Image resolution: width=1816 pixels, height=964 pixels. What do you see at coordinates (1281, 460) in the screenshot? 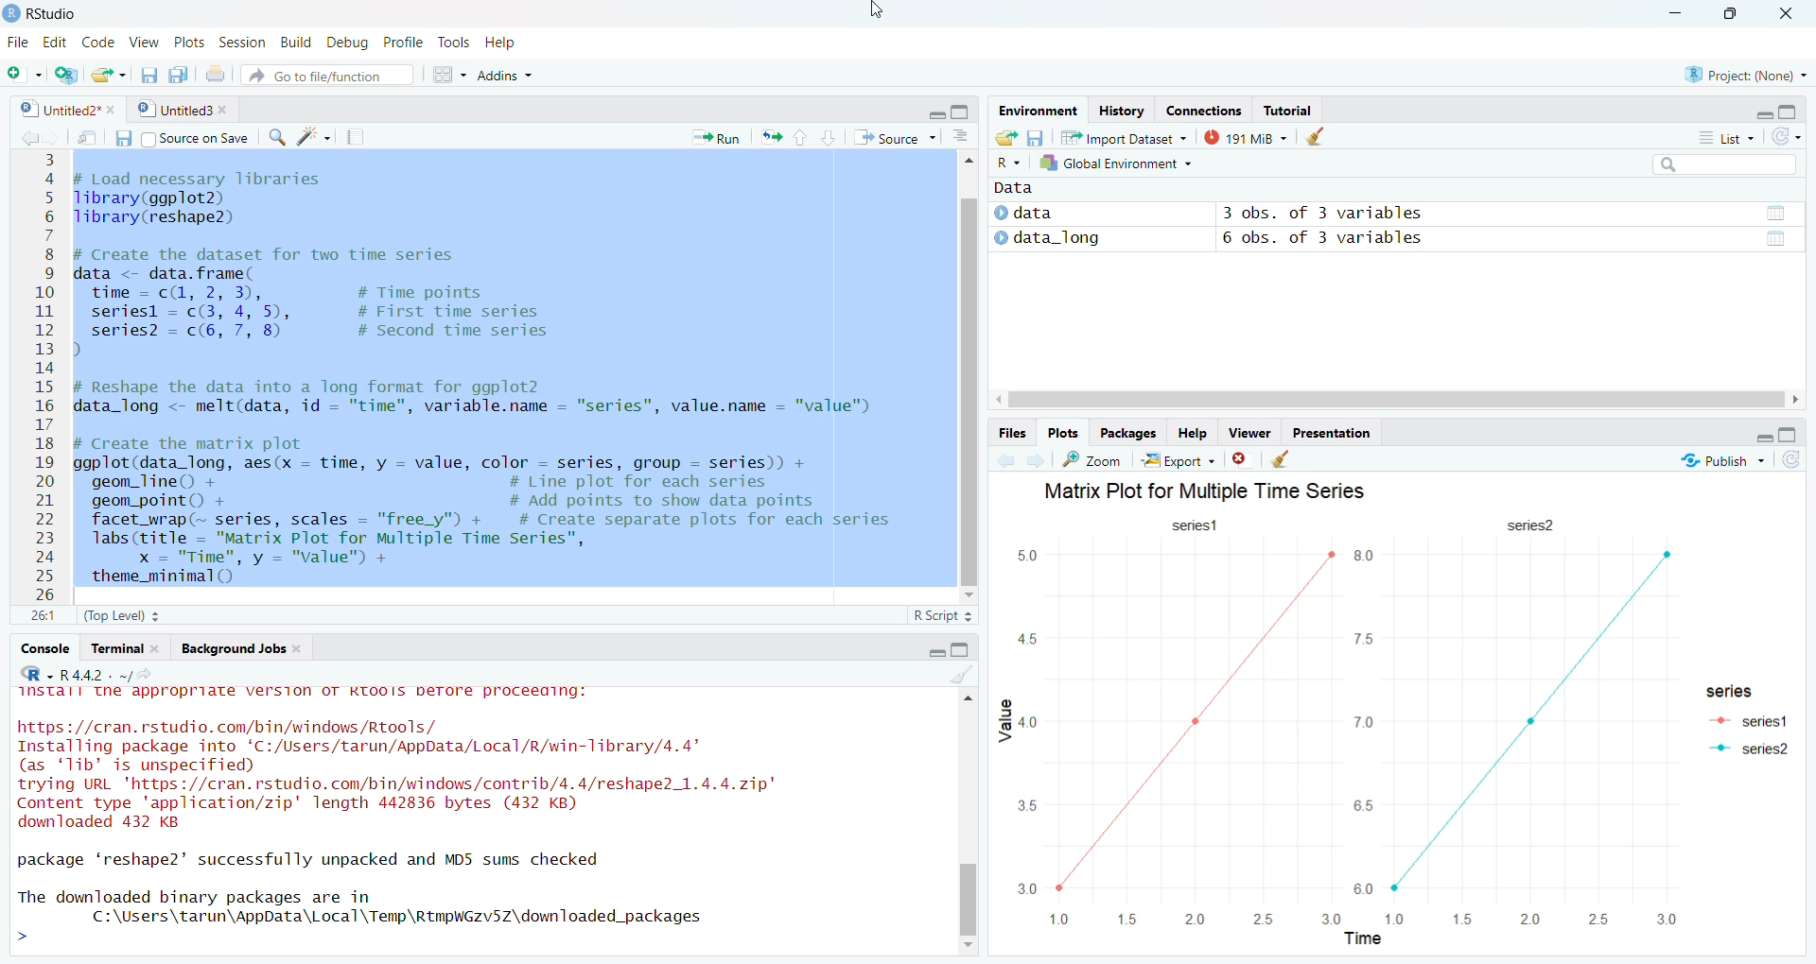
I see `cleaner` at bounding box center [1281, 460].